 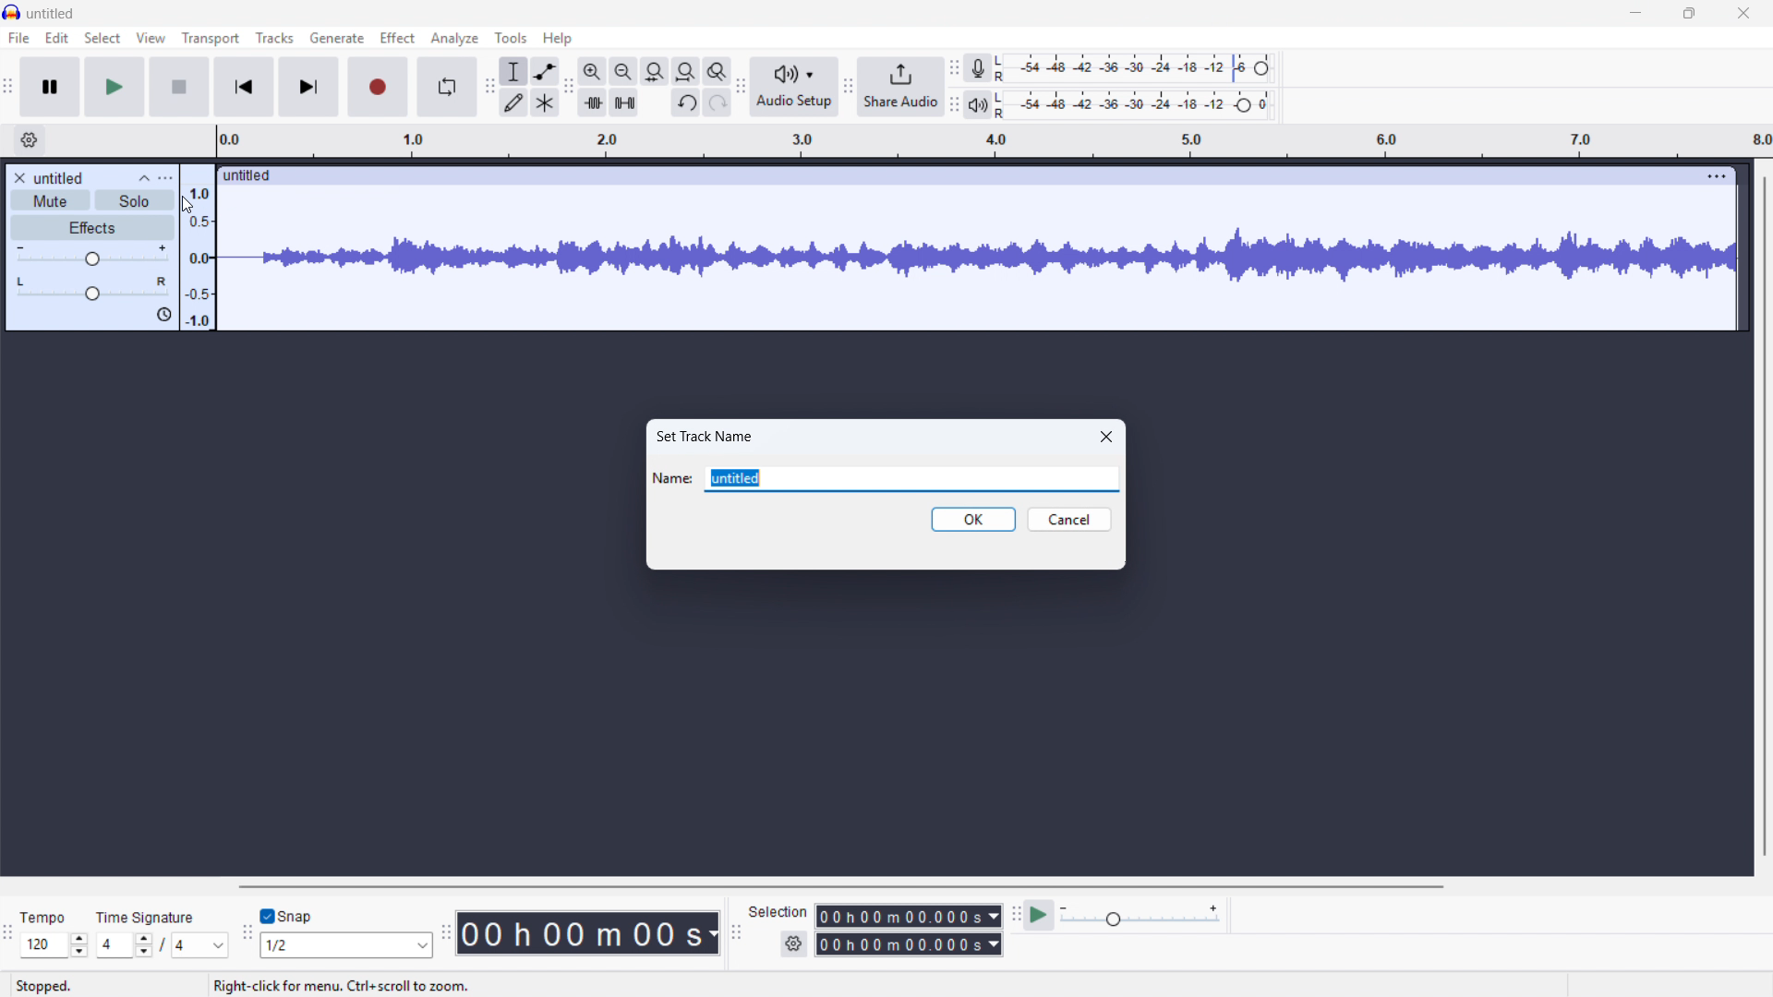 I want to click on cancel , so click(x=1069, y=520).